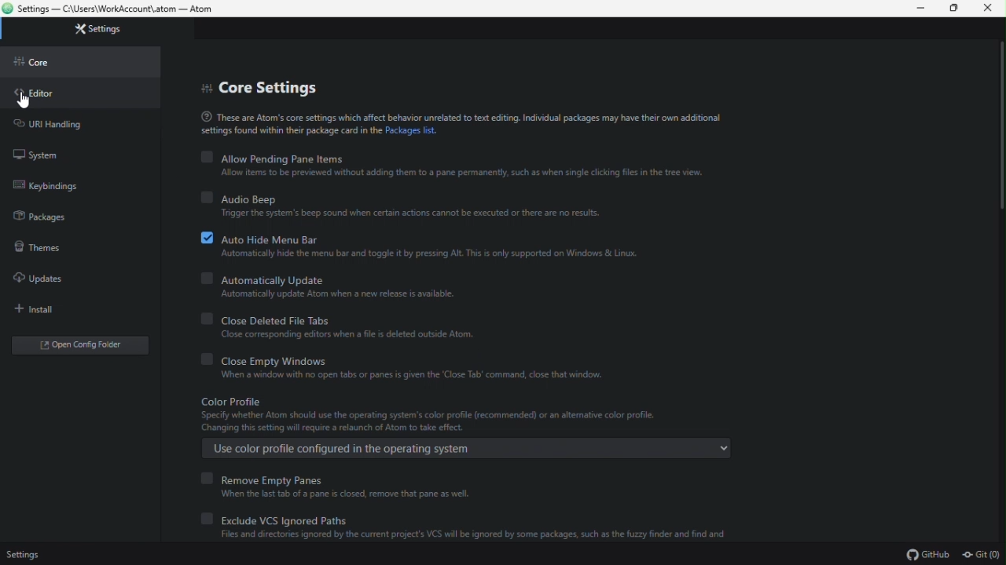  Describe the element at coordinates (464, 175) in the screenshot. I see `Allow items to be previewed without adding them to 3 pane permanently, such as when single clicking files in the tree view.` at that location.